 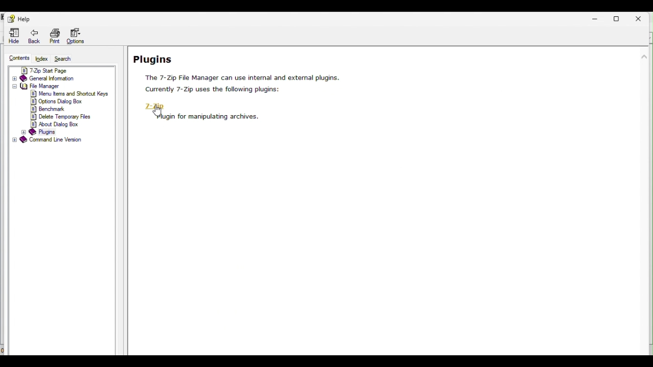 What do you see at coordinates (35, 35) in the screenshot?
I see `back` at bounding box center [35, 35].